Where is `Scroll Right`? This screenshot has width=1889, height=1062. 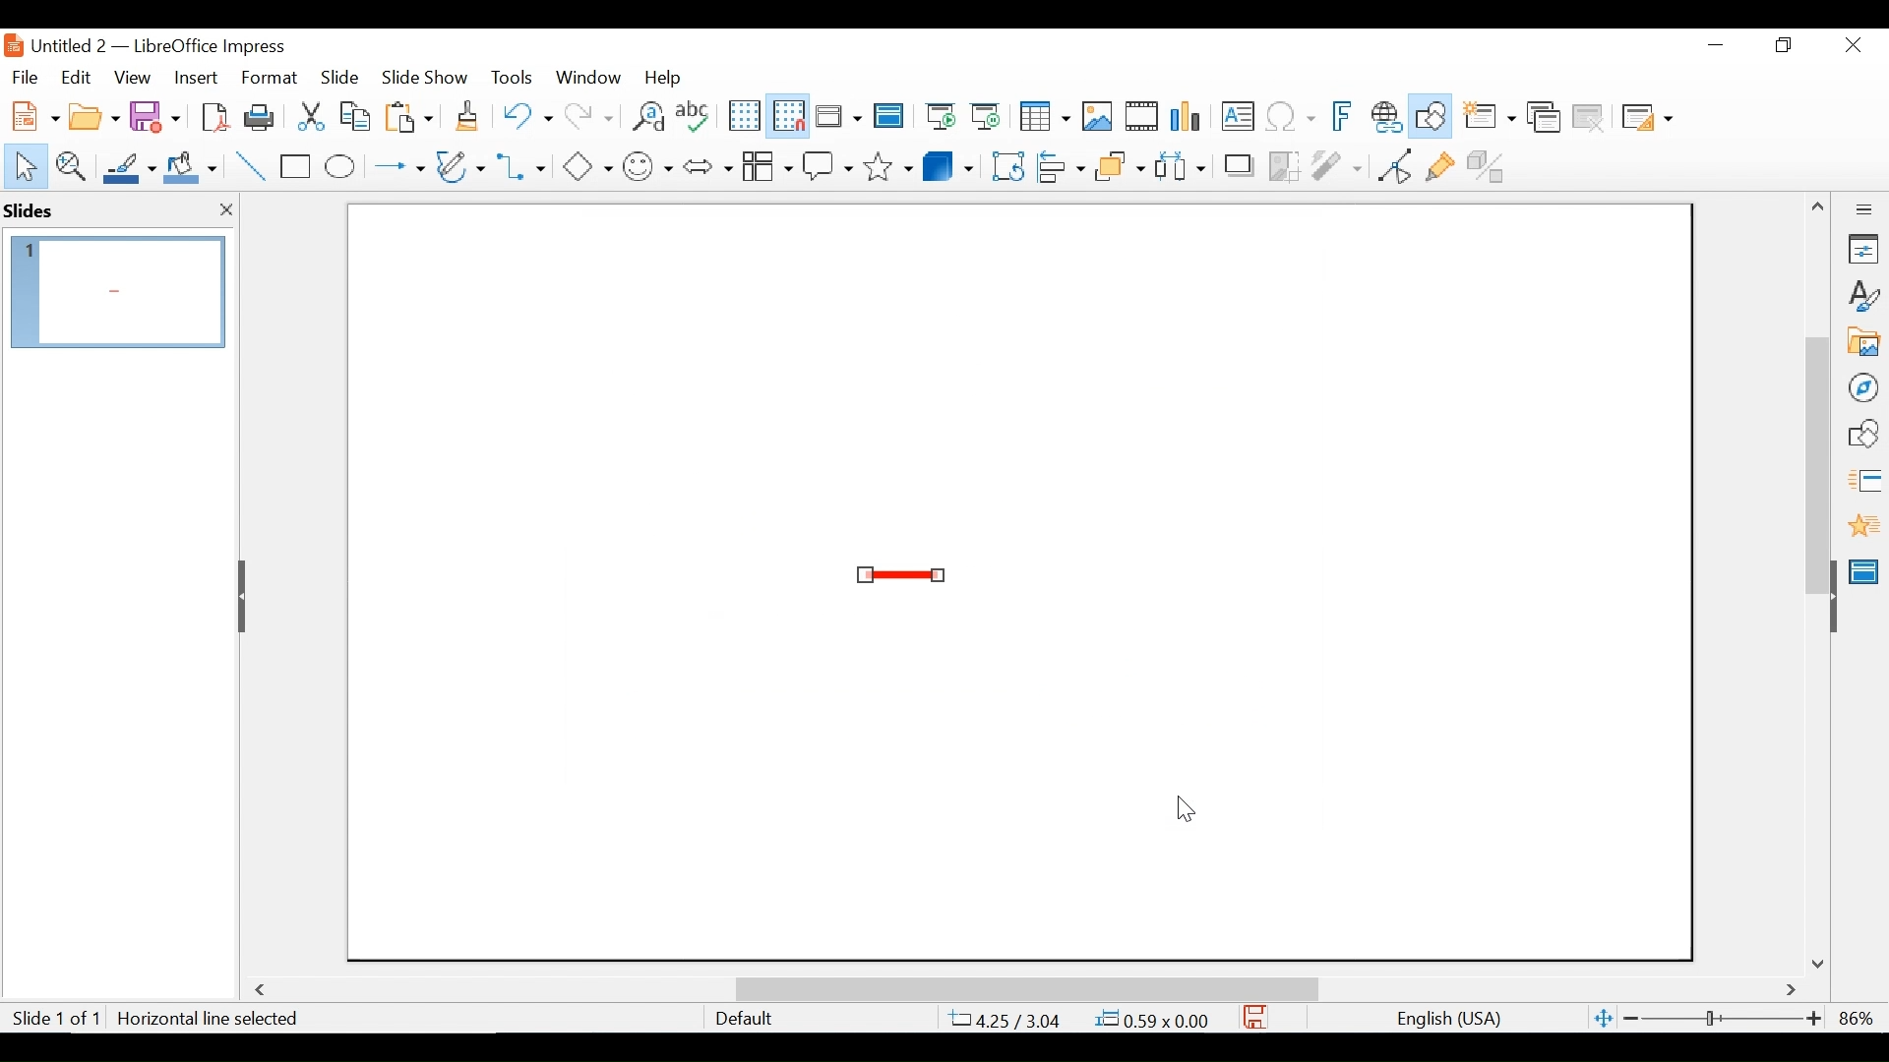 Scroll Right is located at coordinates (1792, 991).